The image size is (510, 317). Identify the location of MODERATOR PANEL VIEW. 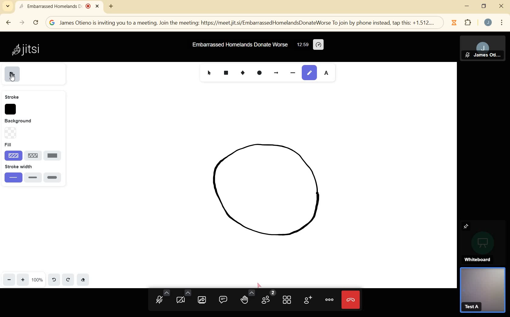
(485, 49).